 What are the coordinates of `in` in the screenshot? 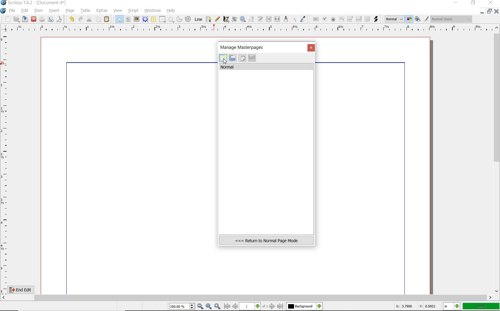 It's located at (452, 307).